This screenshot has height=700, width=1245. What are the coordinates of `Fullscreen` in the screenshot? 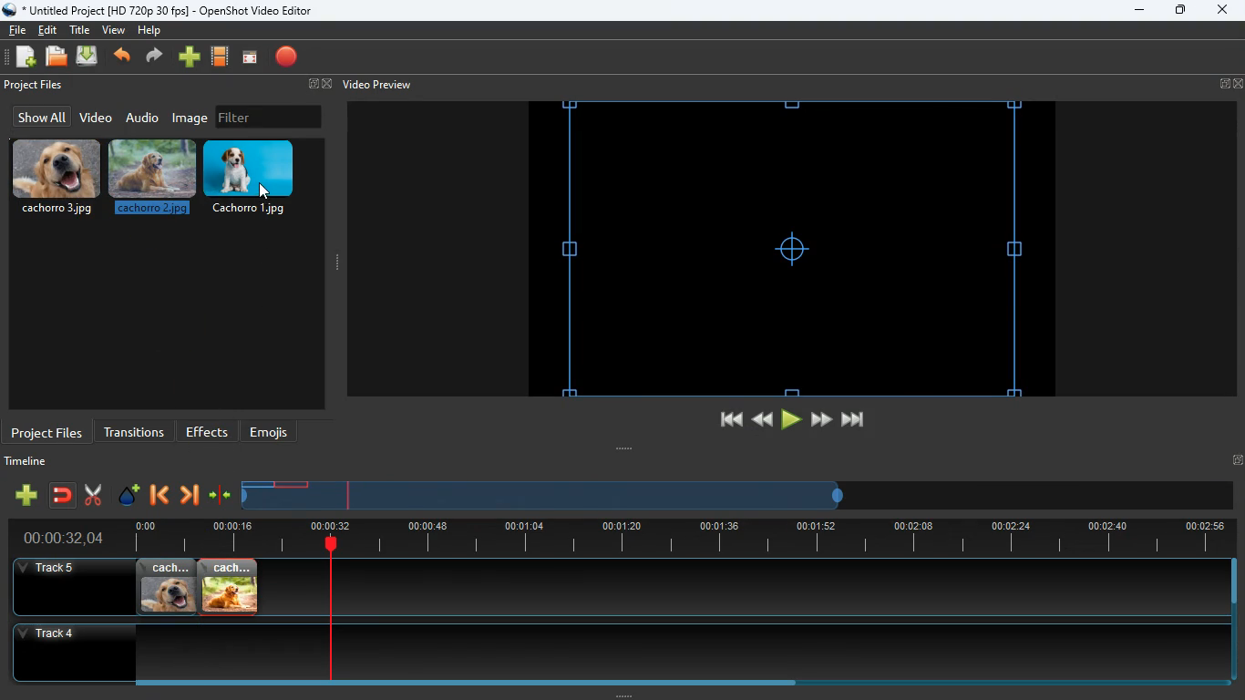 It's located at (1237, 459).